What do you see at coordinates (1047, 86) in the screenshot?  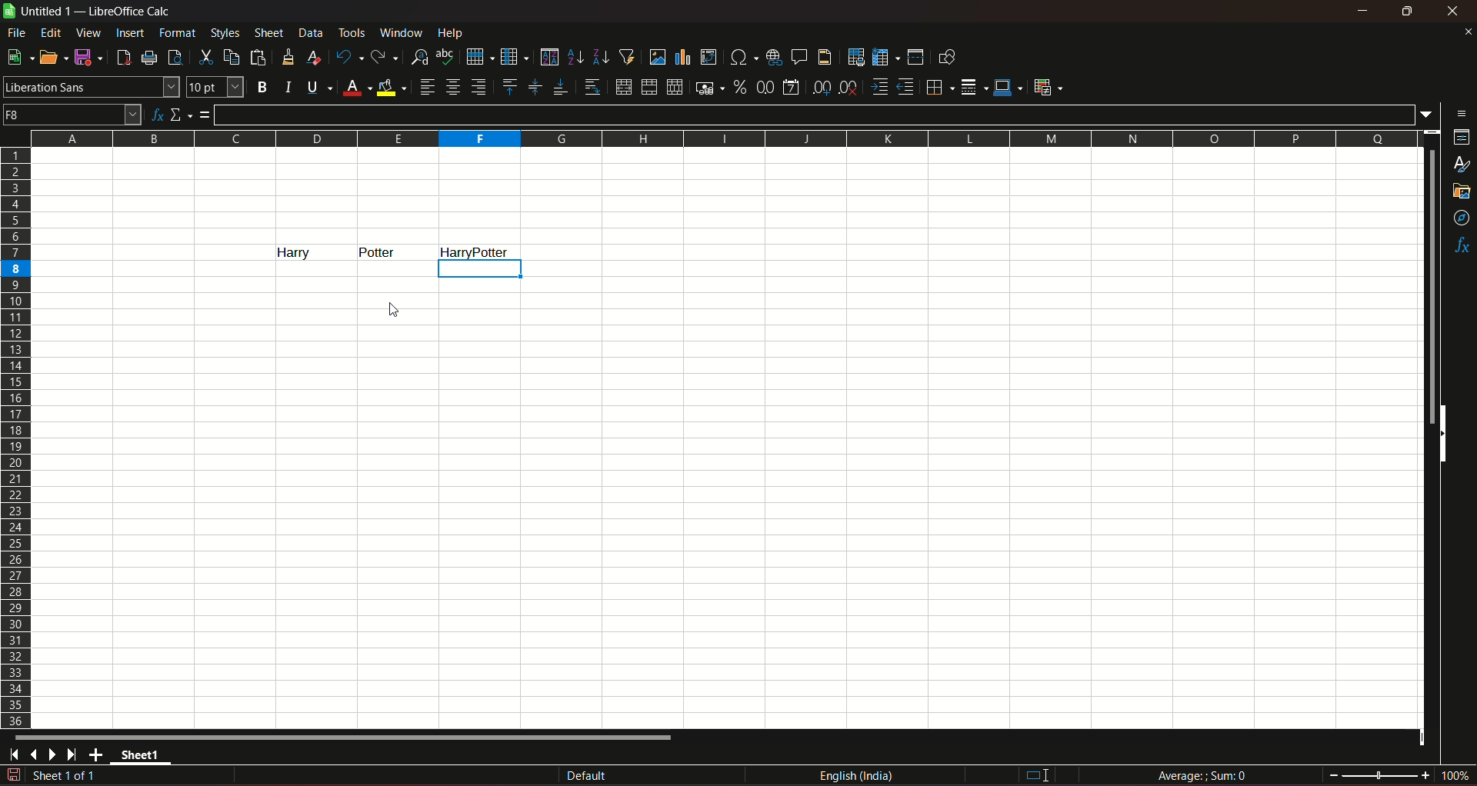 I see `conditional` at bounding box center [1047, 86].